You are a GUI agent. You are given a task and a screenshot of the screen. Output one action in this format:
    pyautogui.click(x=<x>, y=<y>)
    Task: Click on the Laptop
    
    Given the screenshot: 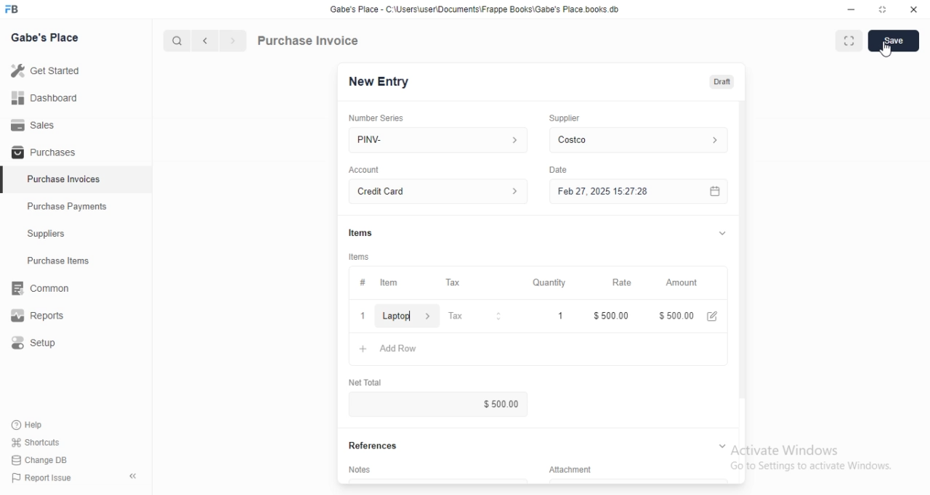 What is the action you would take?
    pyautogui.click(x=406, y=316)
    